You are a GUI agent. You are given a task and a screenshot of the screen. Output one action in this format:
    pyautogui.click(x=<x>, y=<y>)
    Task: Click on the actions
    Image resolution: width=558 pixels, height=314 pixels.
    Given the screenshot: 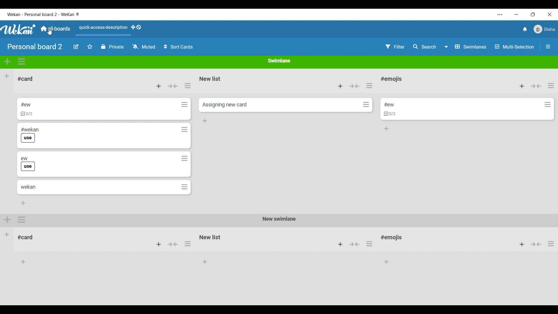 What is the action you would take?
    pyautogui.click(x=370, y=245)
    